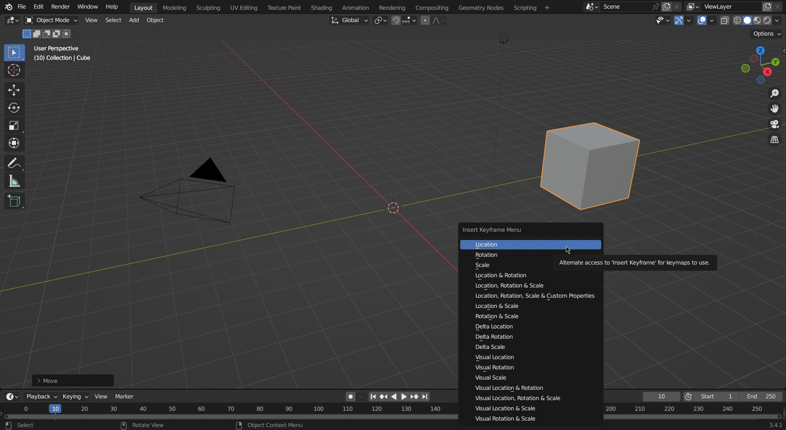 This screenshot has height=430, width=786. I want to click on Help, so click(116, 7).